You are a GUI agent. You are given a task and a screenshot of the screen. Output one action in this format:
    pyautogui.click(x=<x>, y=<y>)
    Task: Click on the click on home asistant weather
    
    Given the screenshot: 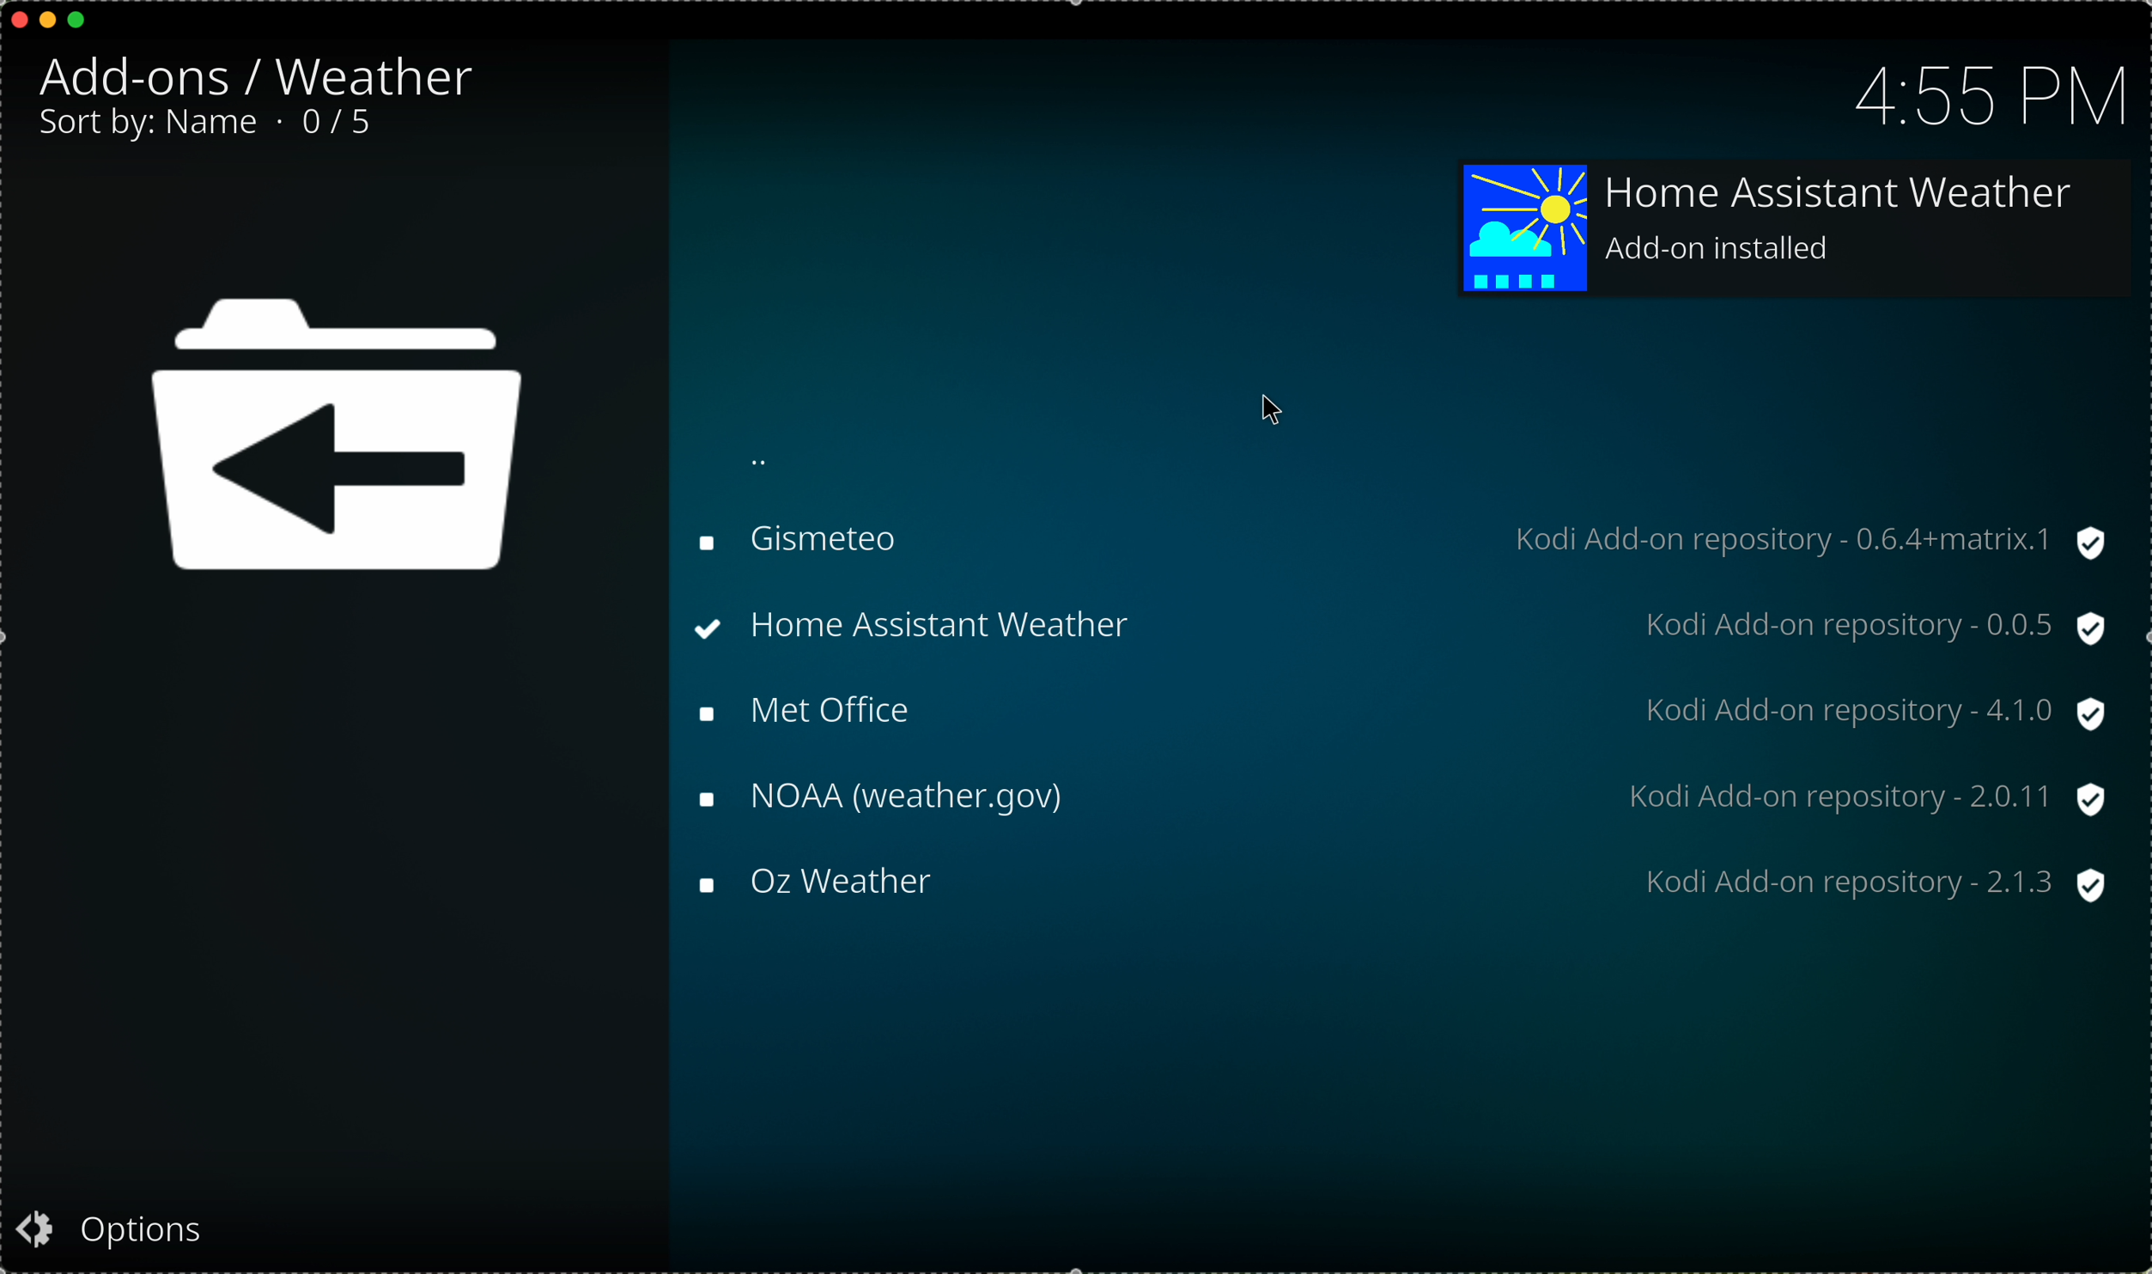 What is the action you would take?
    pyautogui.click(x=1406, y=628)
    